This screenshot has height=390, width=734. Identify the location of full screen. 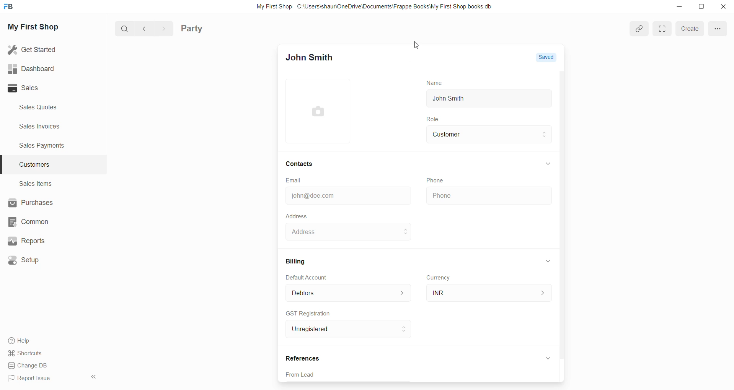
(664, 29).